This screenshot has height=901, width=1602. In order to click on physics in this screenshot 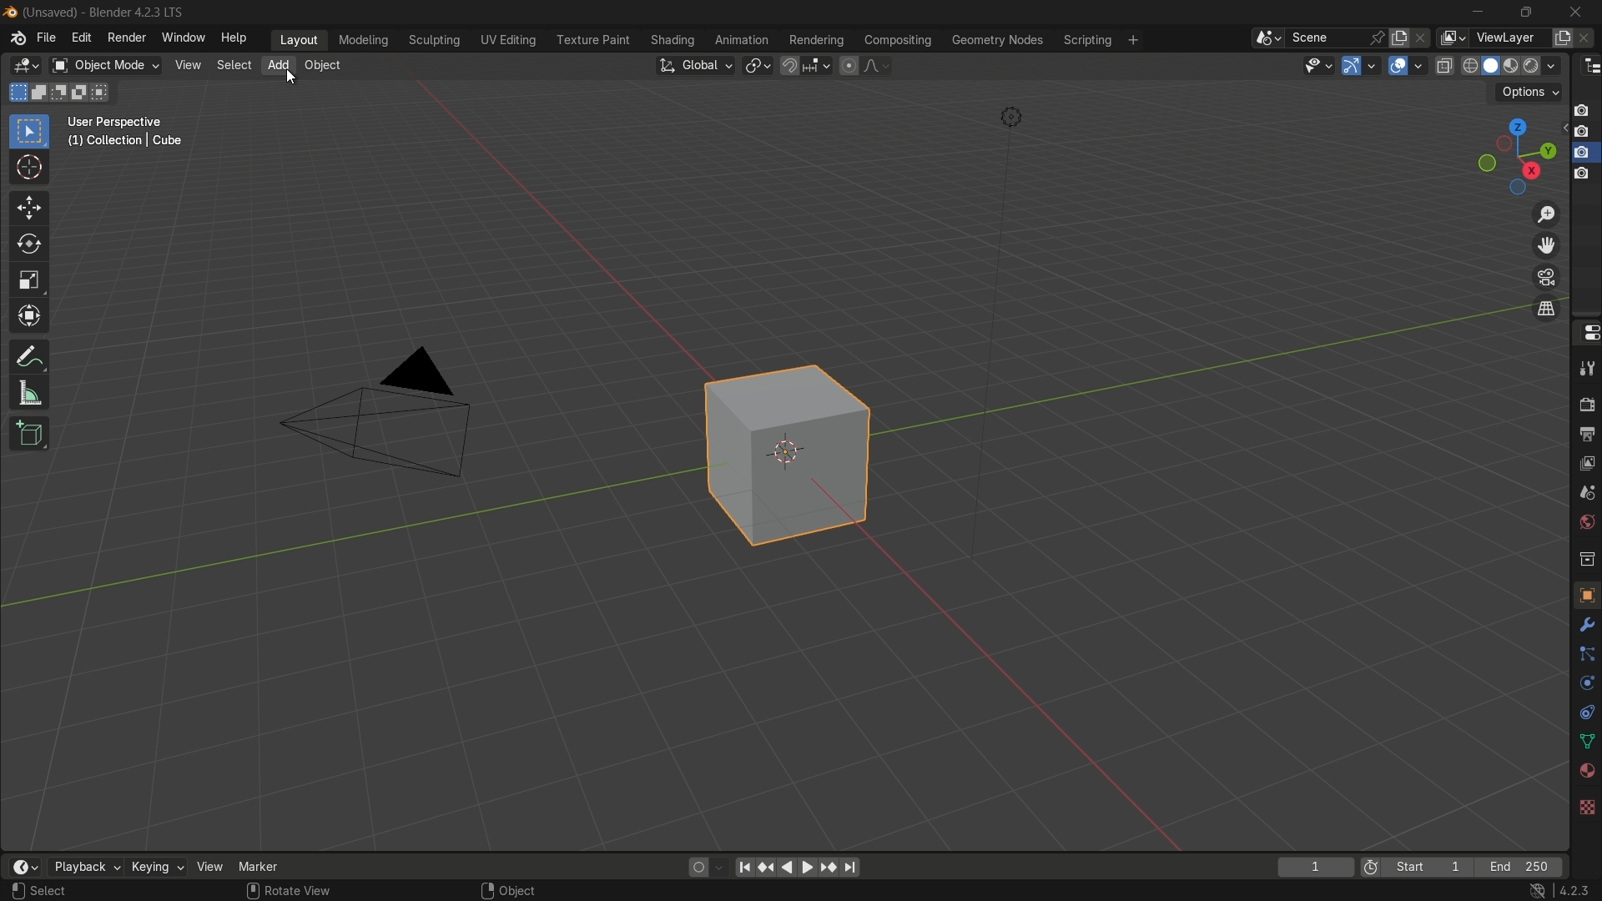, I will do `click(1585, 684)`.